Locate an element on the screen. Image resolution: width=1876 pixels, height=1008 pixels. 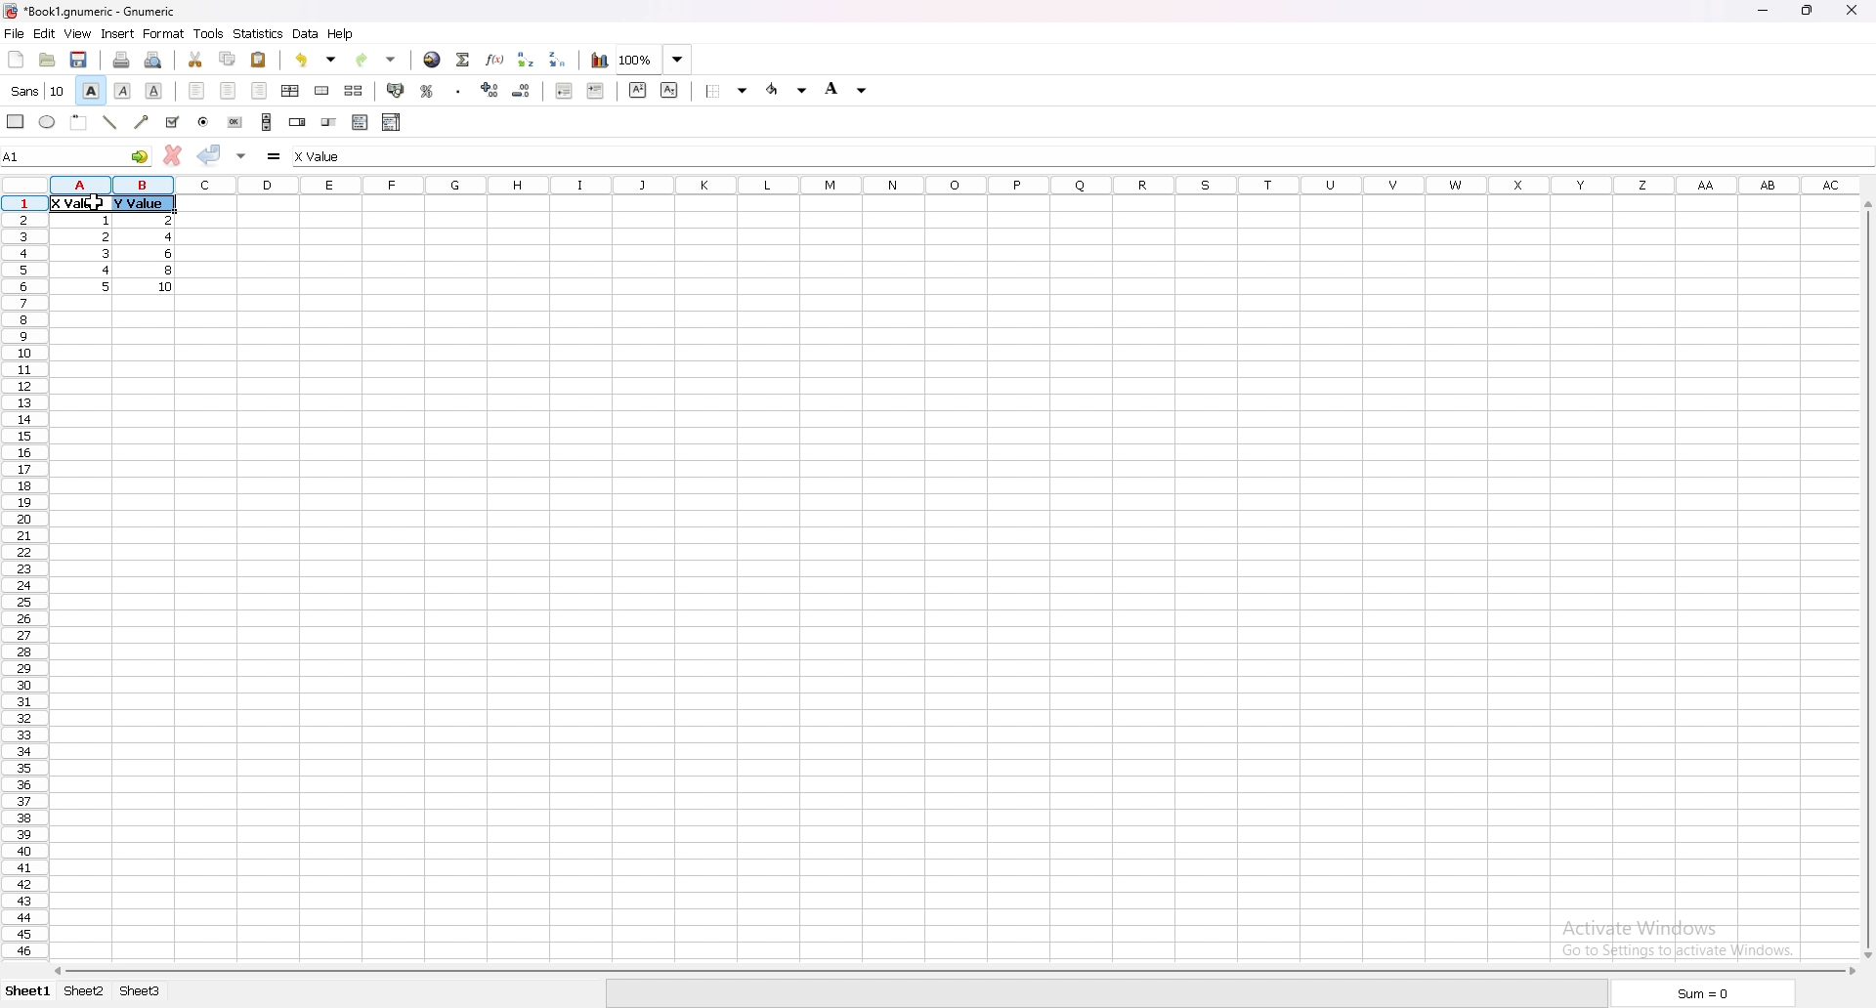
value is located at coordinates (108, 286).